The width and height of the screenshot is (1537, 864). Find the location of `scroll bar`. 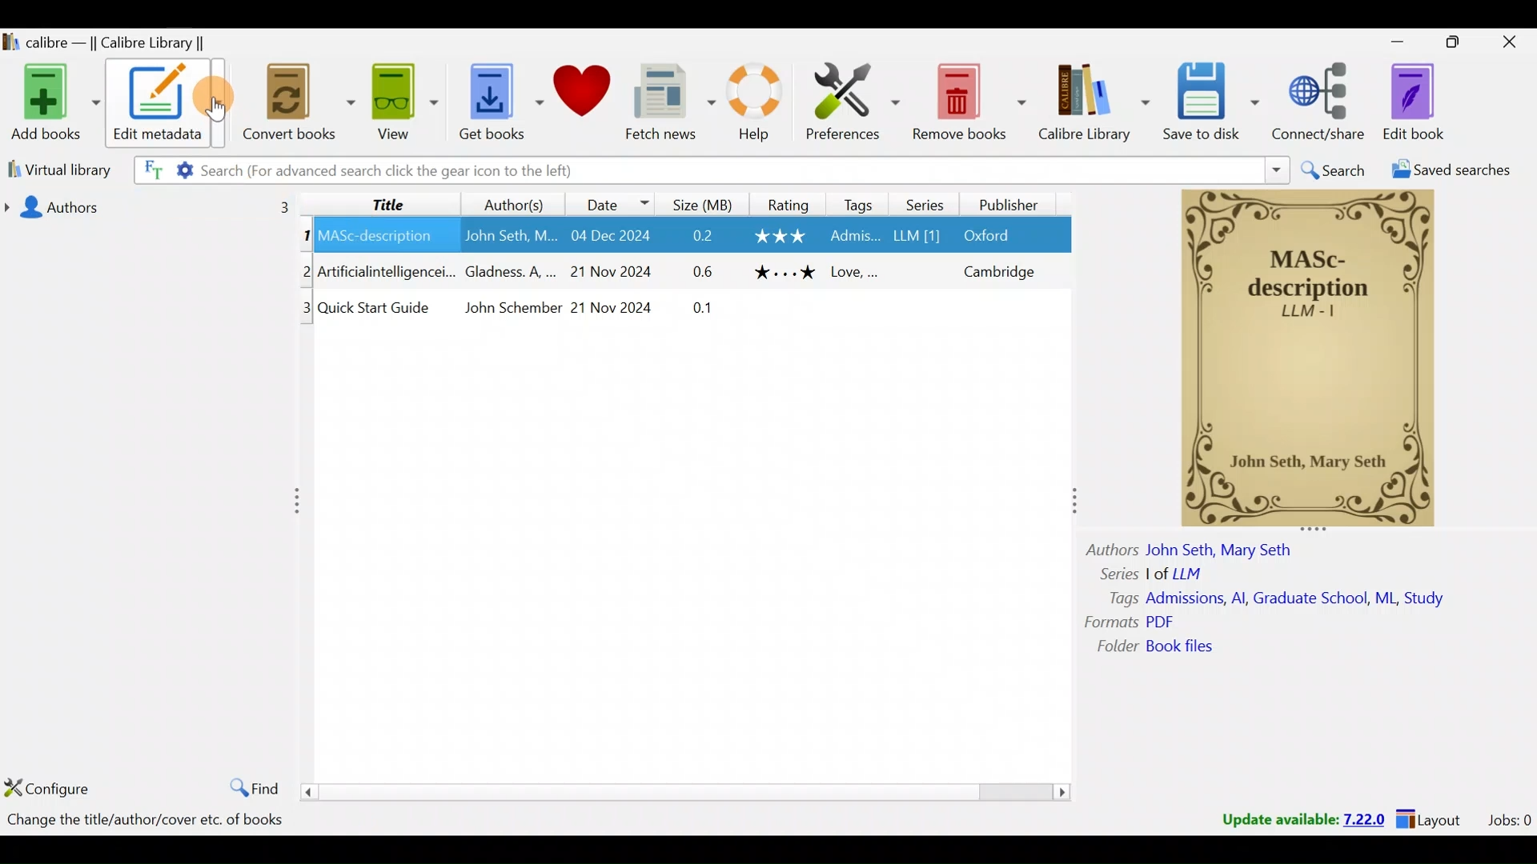

scroll bar is located at coordinates (686, 790).